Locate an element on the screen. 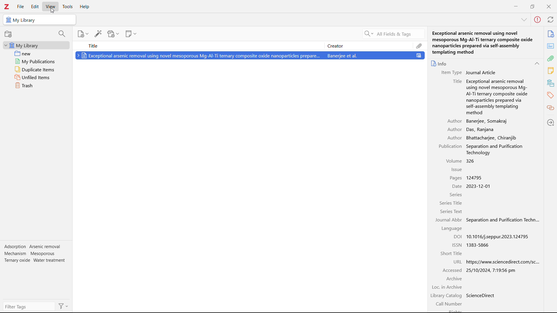  tags is located at coordinates (551, 95).